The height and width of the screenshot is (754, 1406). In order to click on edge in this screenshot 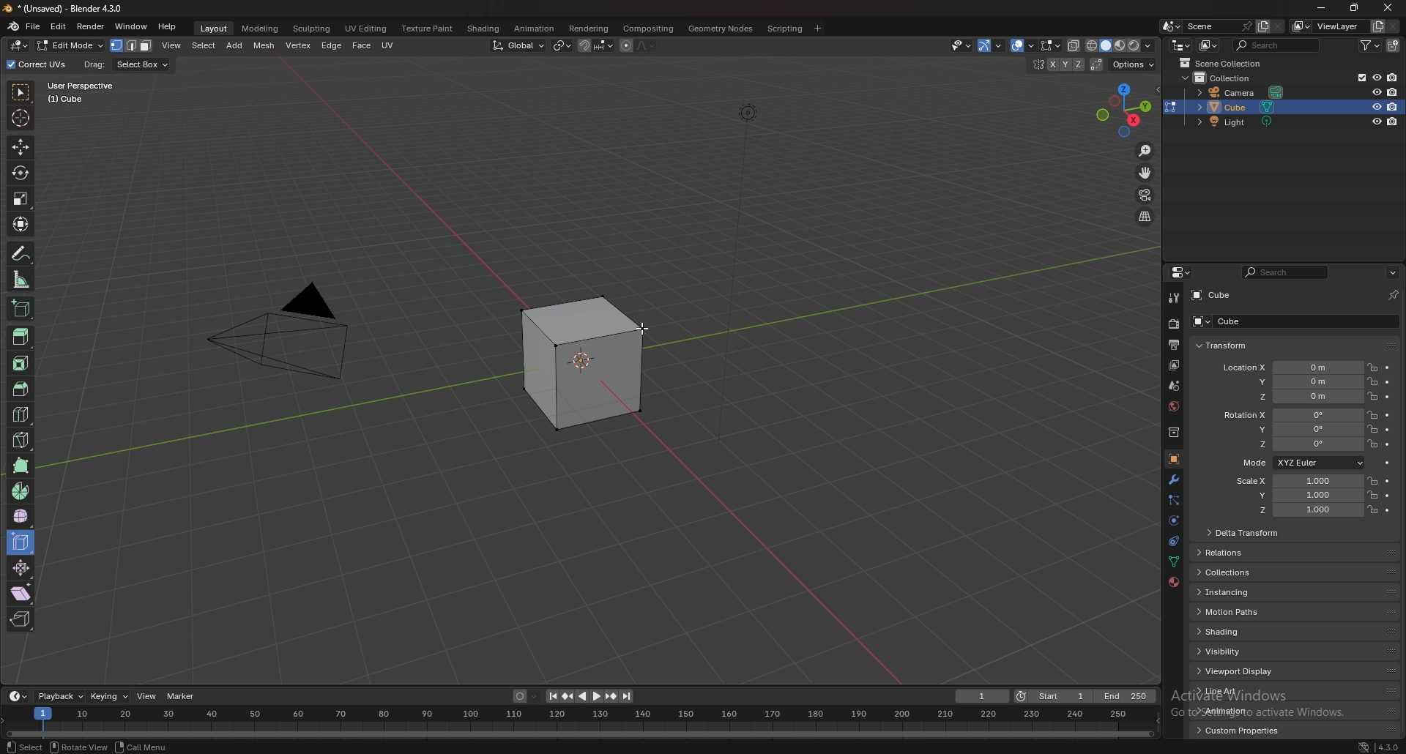, I will do `click(332, 47)`.